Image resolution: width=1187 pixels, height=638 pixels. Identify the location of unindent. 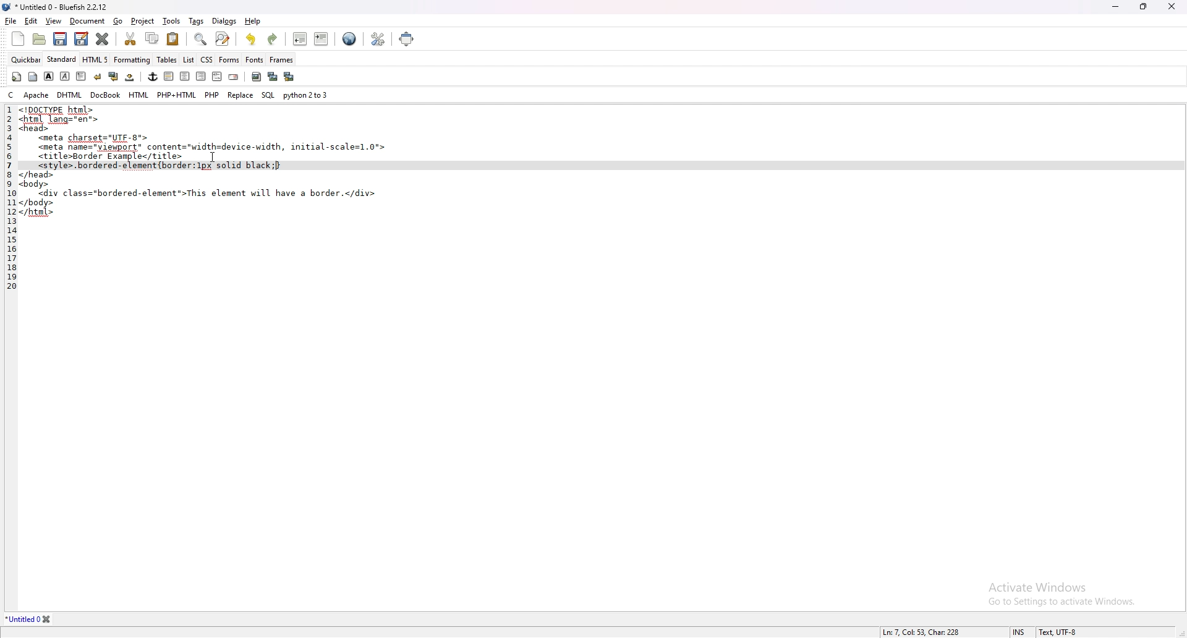
(299, 38).